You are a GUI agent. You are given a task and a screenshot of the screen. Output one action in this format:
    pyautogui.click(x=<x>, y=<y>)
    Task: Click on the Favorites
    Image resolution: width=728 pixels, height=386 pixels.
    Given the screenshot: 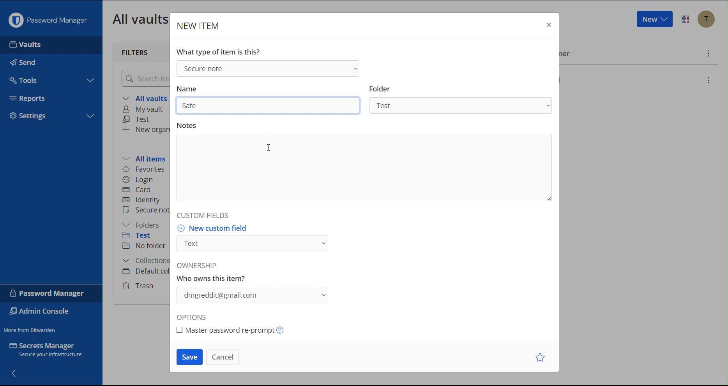 What is the action you would take?
    pyautogui.click(x=145, y=169)
    